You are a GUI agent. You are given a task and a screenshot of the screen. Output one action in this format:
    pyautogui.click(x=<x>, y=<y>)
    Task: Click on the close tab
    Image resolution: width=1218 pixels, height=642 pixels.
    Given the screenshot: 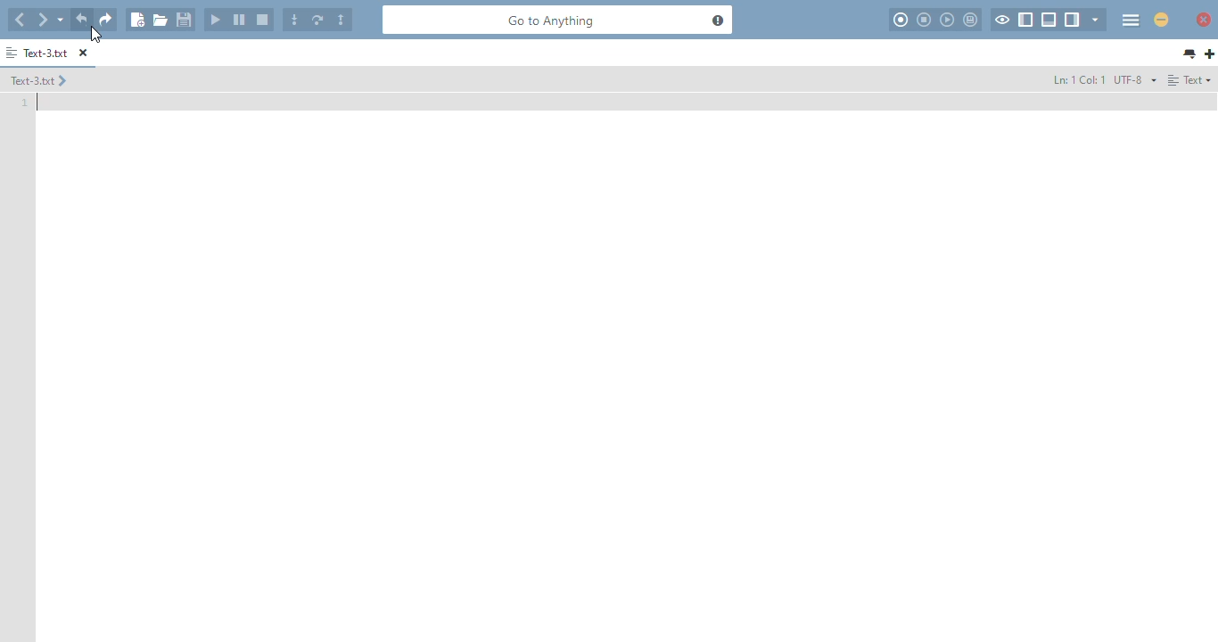 What is the action you would take?
    pyautogui.click(x=95, y=53)
    